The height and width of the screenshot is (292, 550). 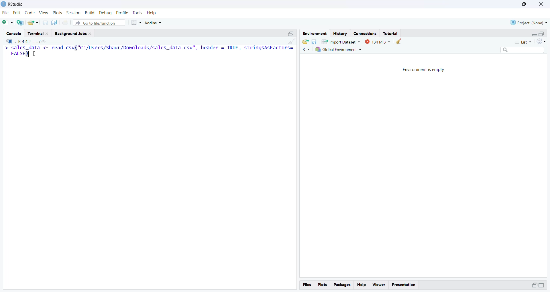 I want to click on Refresh the list in the Environment, so click(x=541, y=42).